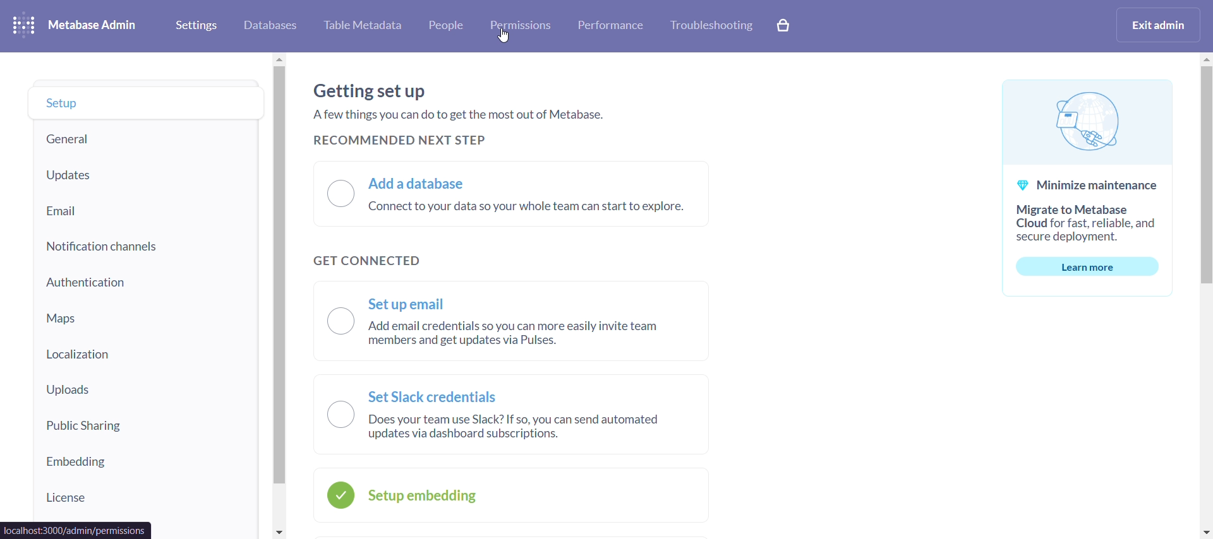  Describe the element at coordinates (143, 388) in the screenshot. I see `uploads` at that location.